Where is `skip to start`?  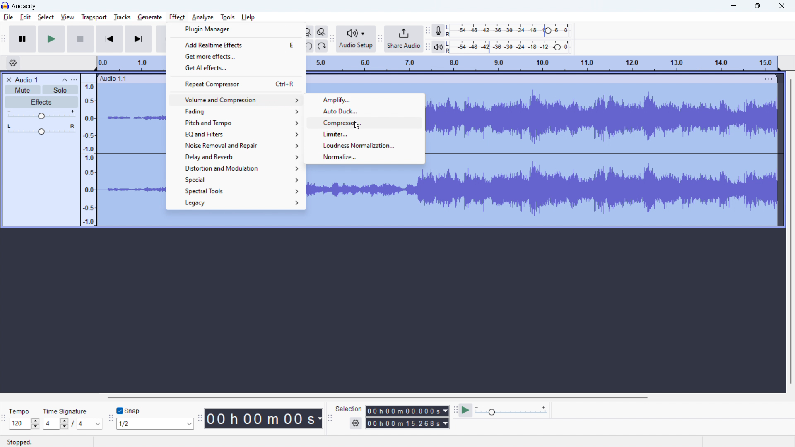 skip to start is located at coordinates (109, 39).